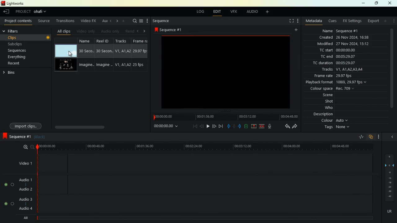 The width and height of the screenshot is (397, 223). I want to click on project contents, so click(18, 21).